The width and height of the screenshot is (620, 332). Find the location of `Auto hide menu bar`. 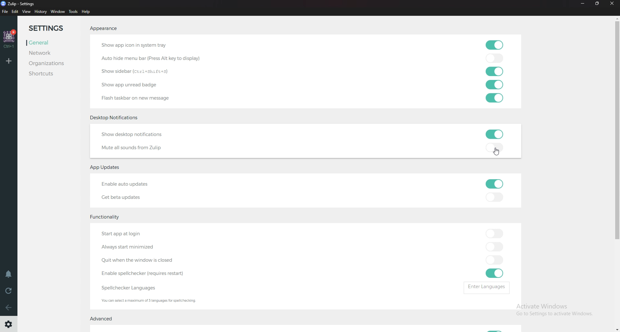

Auto hide menu bar is located at coordinates (155, 57).